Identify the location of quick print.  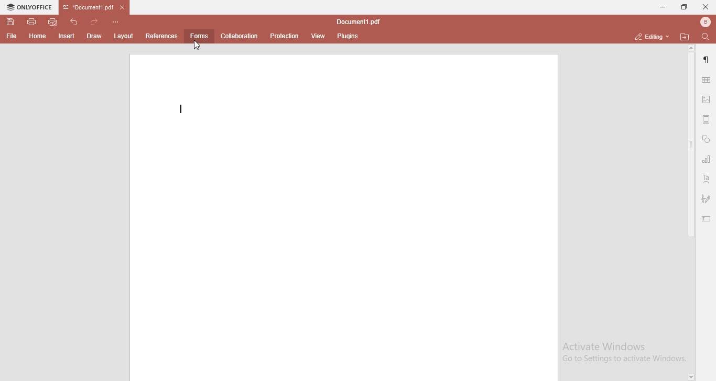
(53, 21).